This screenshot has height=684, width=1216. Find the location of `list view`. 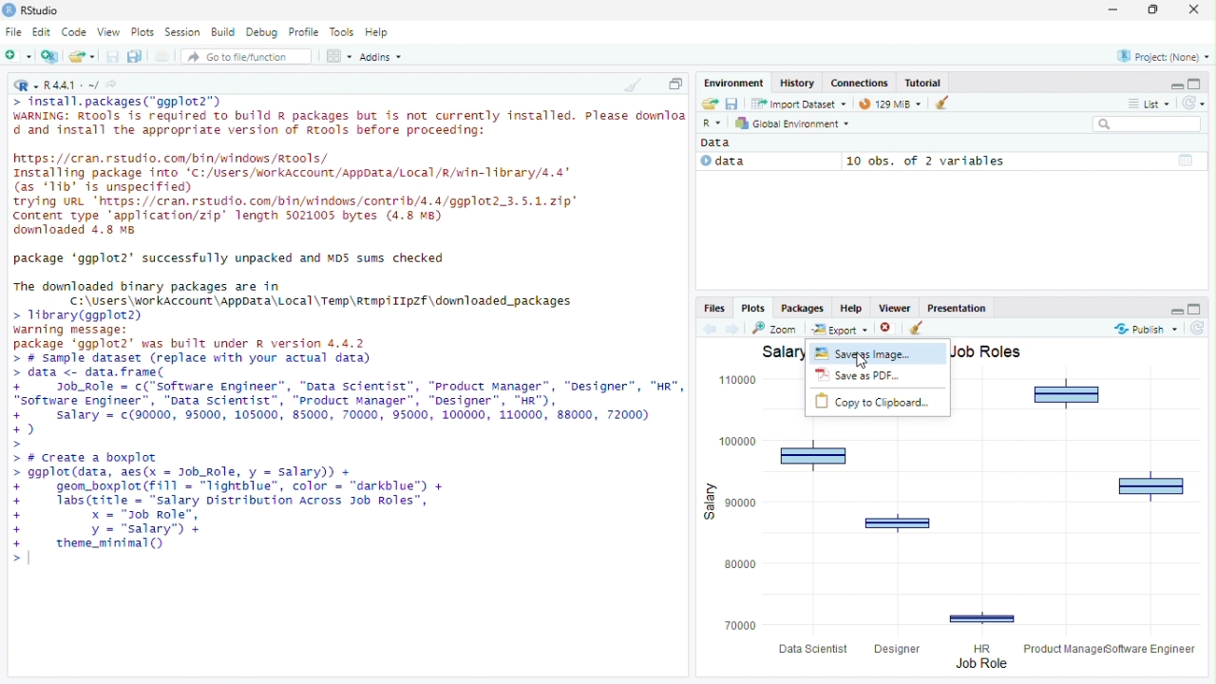

list view is located at coordinates (1148, 104).